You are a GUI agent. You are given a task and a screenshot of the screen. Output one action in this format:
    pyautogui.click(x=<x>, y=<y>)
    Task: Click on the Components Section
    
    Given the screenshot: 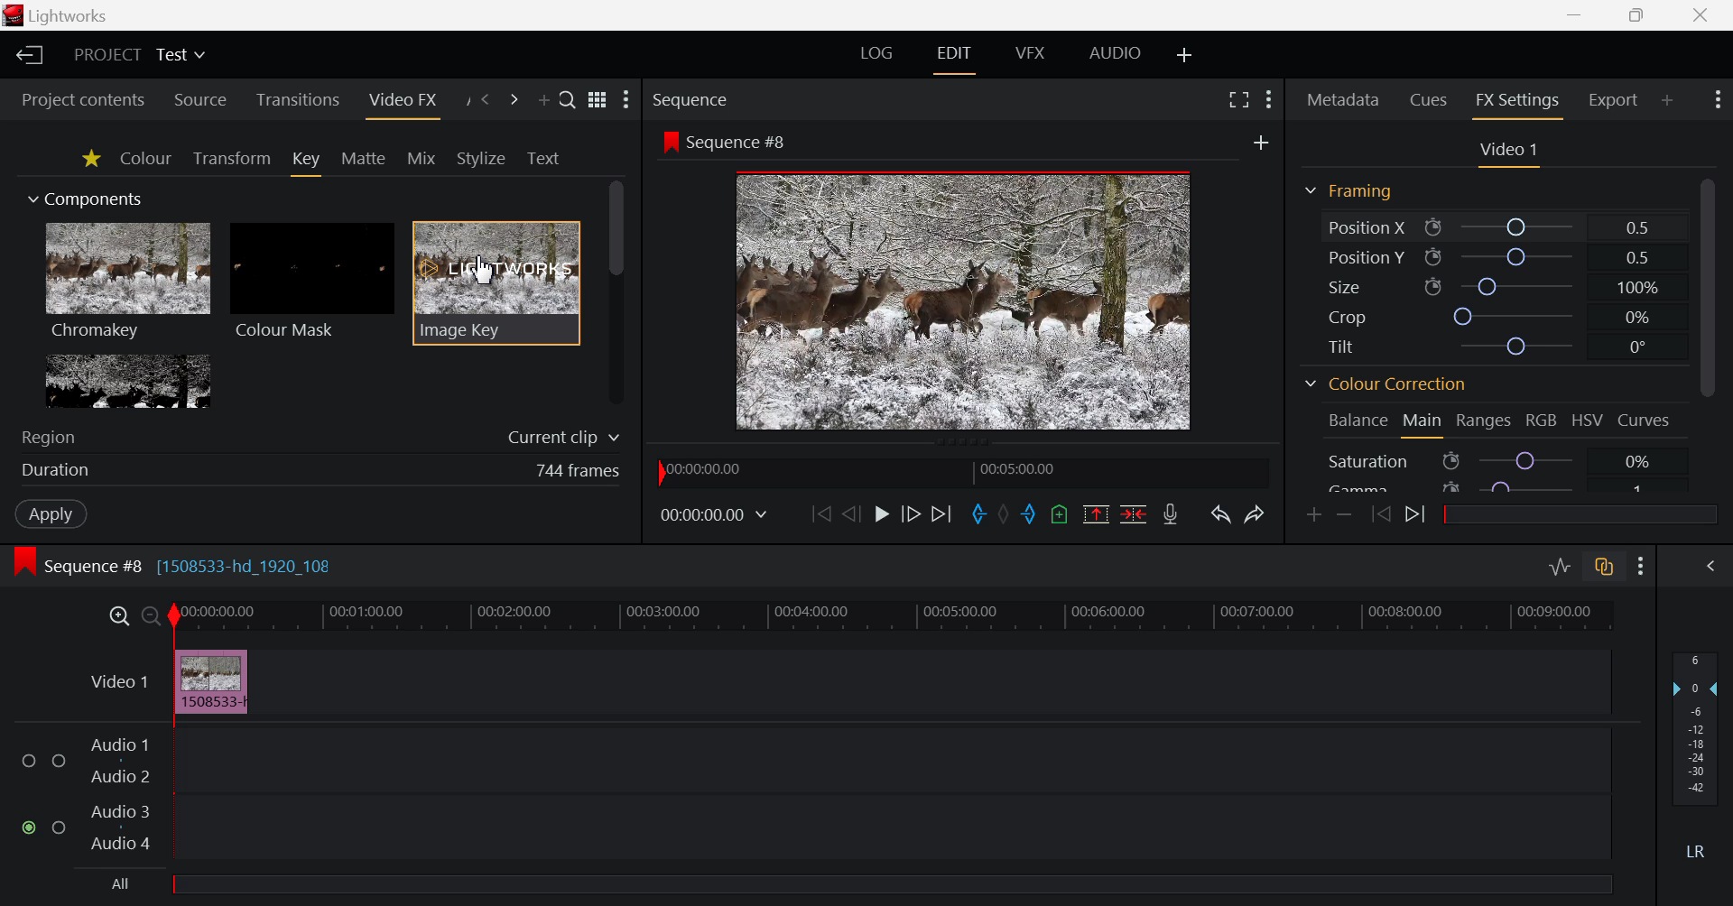 What is the action you would take?
    pyautogui.click(x=93, y=196)
    